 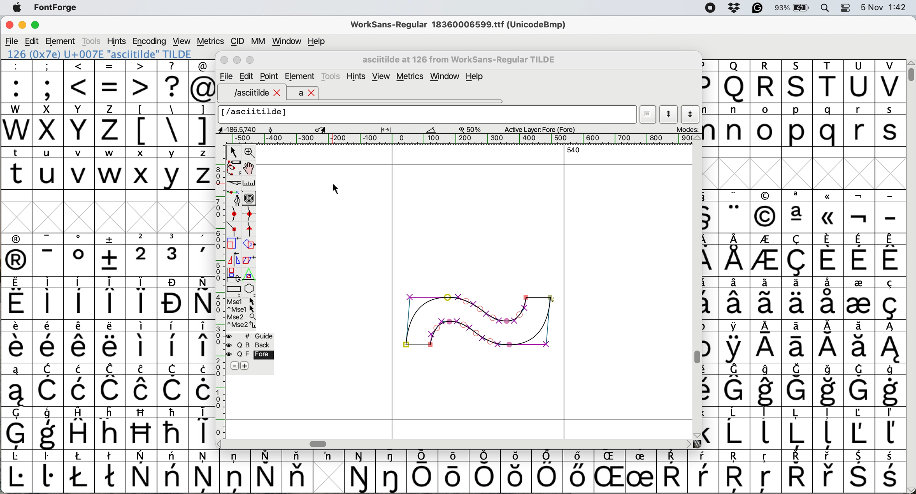 I want to click on fontforge, so click(x=58, y=8).